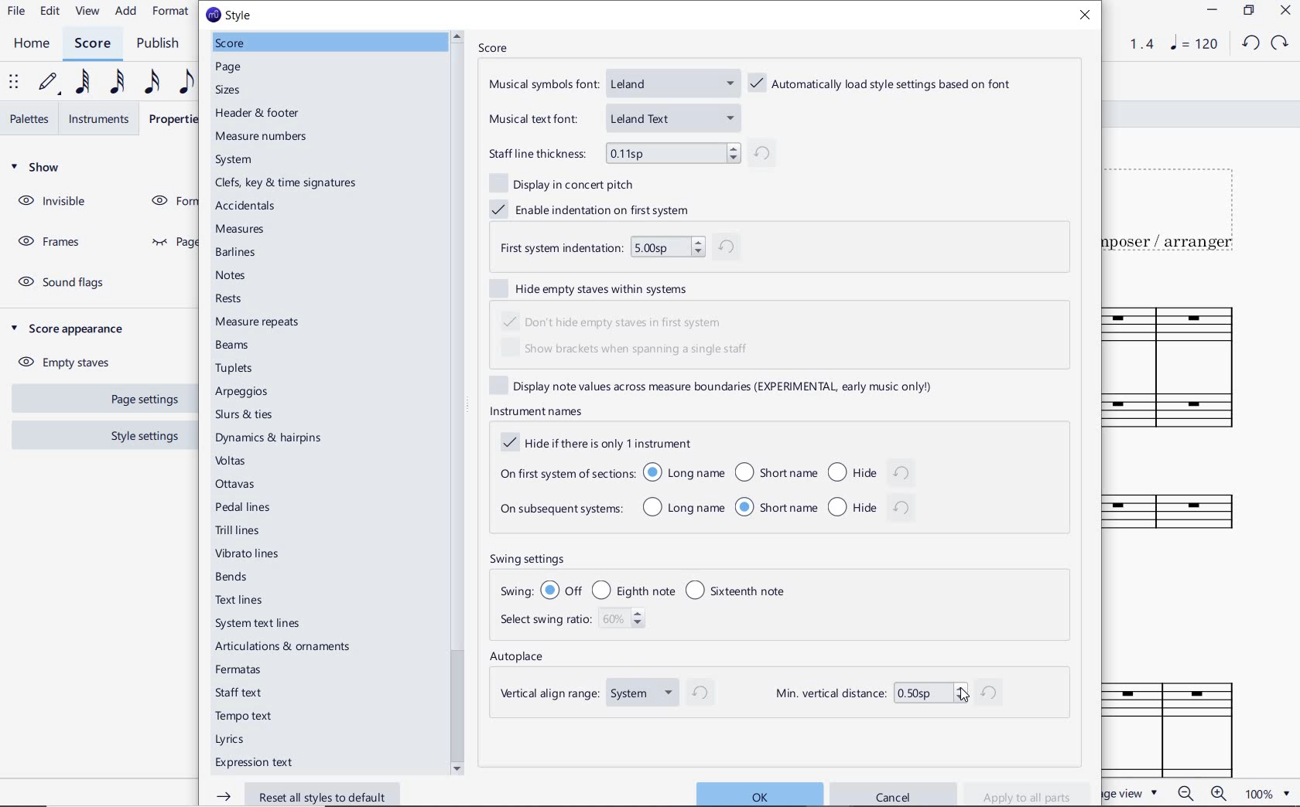 The image size is (1300, 807). What do you see at coordinates (245, 415) in the screenshot?
I see `slur & ties` at bounding box center [245, 415].